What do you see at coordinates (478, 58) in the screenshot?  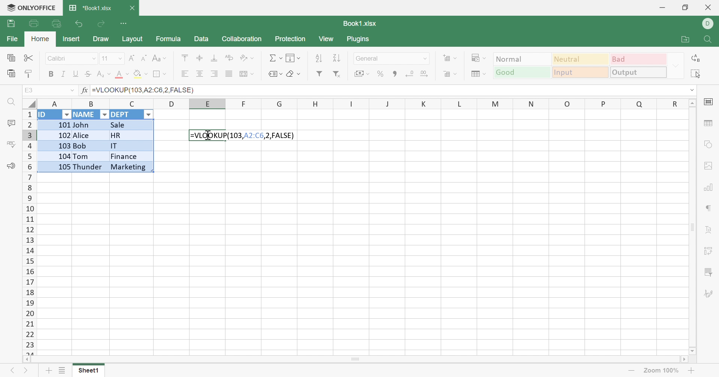 I see `Conditional formatting` at bounding box center [478, 58].